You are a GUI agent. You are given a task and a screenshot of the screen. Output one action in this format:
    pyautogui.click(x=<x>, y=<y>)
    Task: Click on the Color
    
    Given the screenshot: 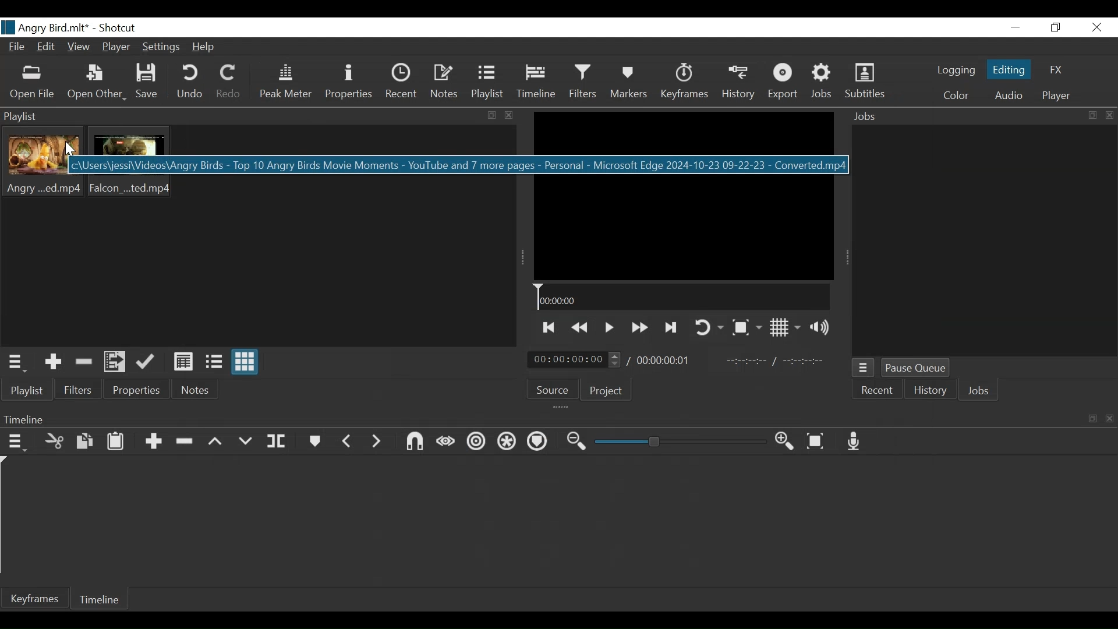 What is the action you would take?
    pyautogui.click(x=953, y=95)
    